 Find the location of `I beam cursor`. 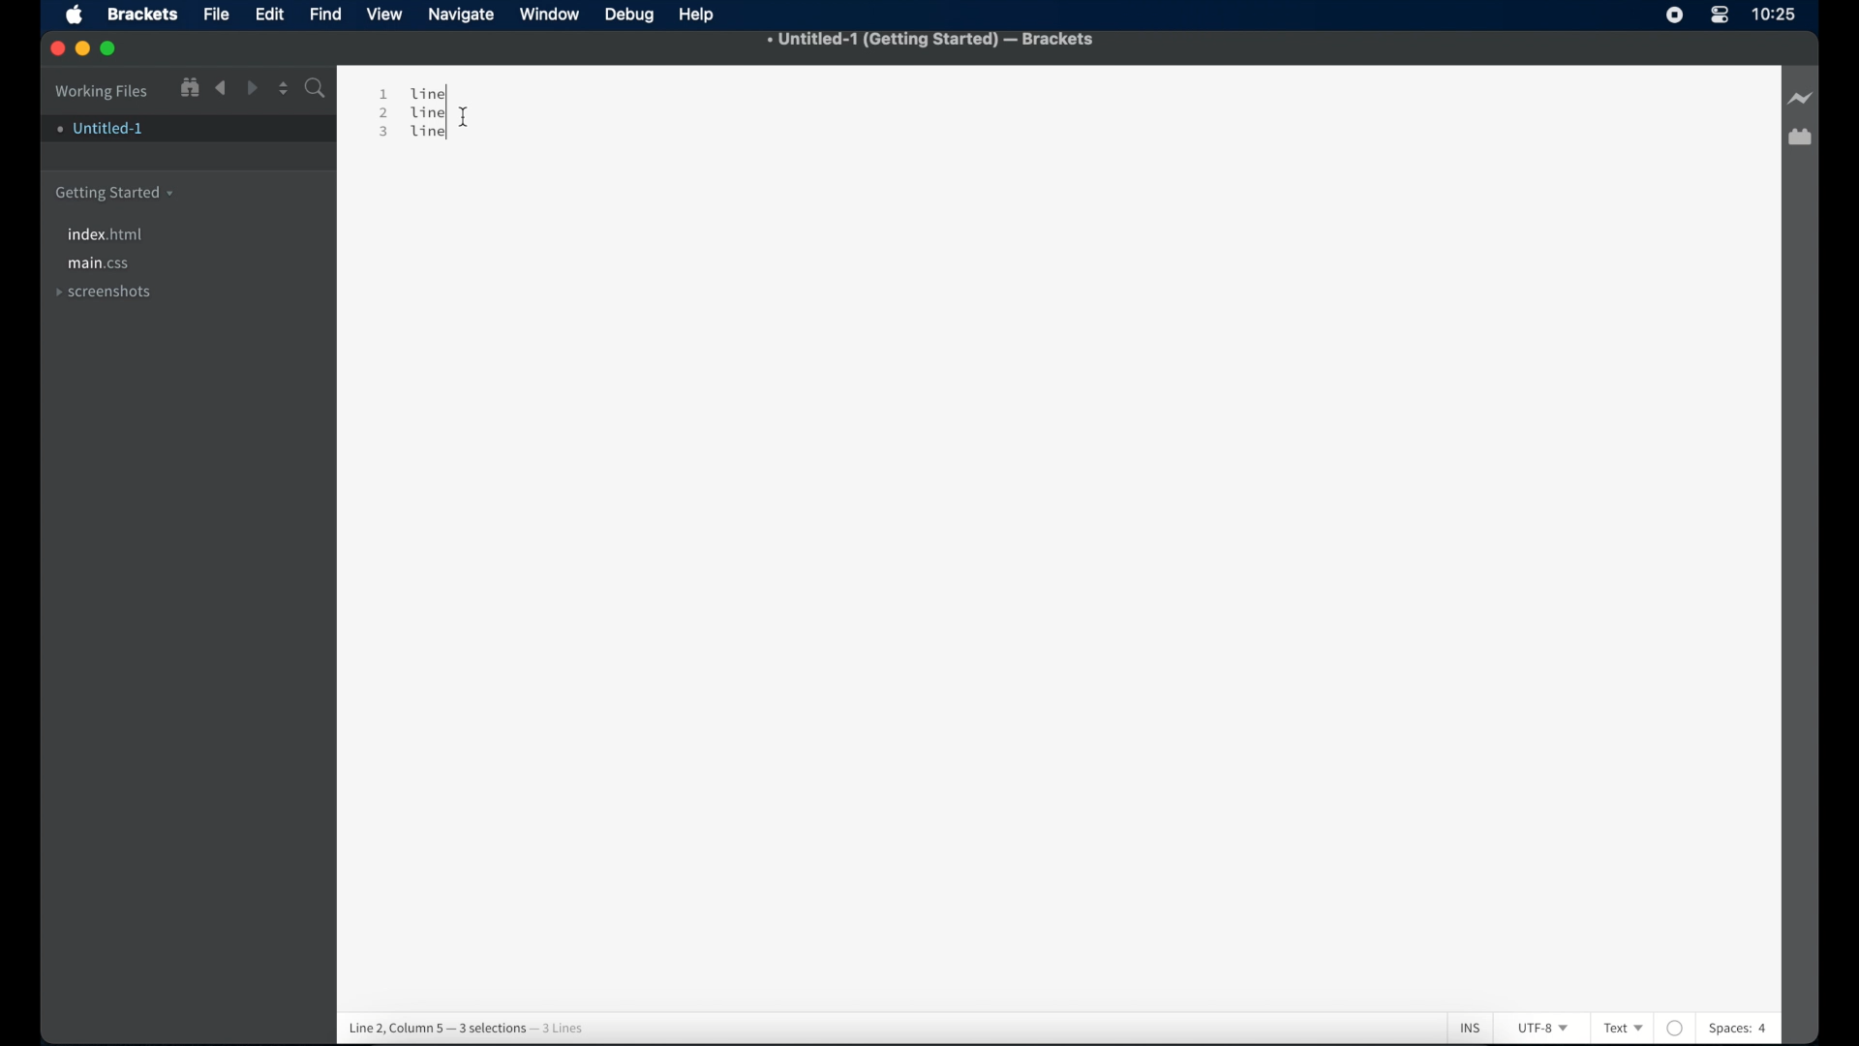

I beam cursor is located at coordinates (474, 94).